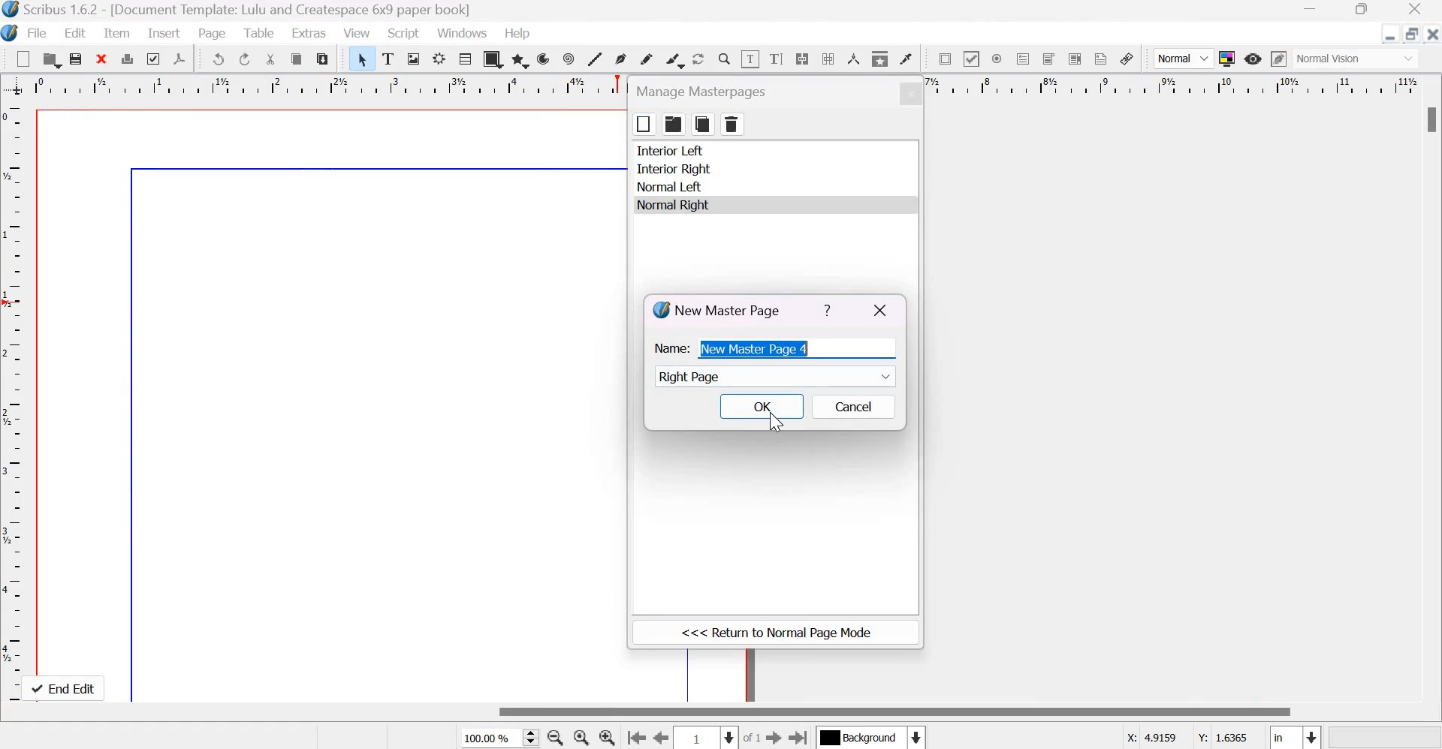 The width and height of the screenshot is (1442, 749). Describe the element at coordinates (1184, 59) in the screenshot. I see `Normal` at that location.